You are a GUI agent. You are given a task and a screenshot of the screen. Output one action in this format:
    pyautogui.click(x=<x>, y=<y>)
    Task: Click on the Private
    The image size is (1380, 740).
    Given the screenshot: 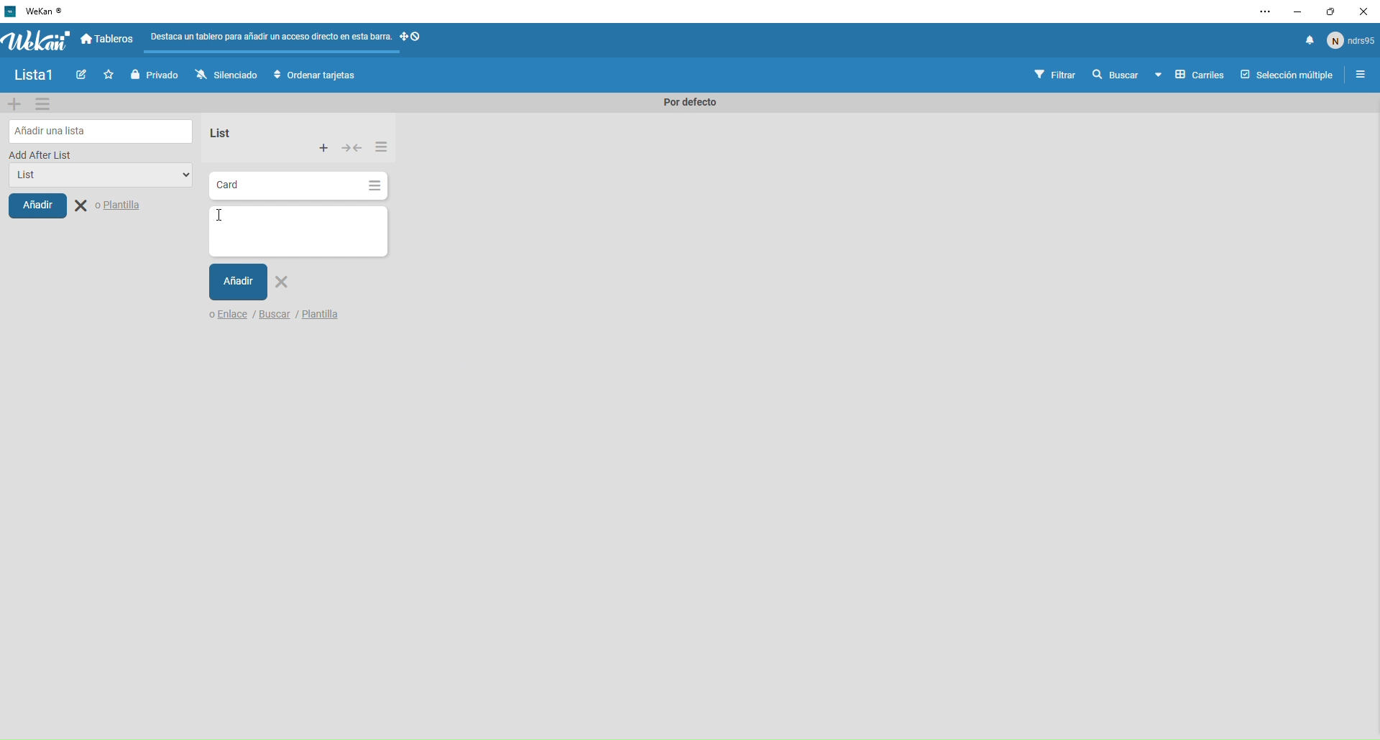 What is the action you would take?
    pyautogui.click(x=157, y=75)
    